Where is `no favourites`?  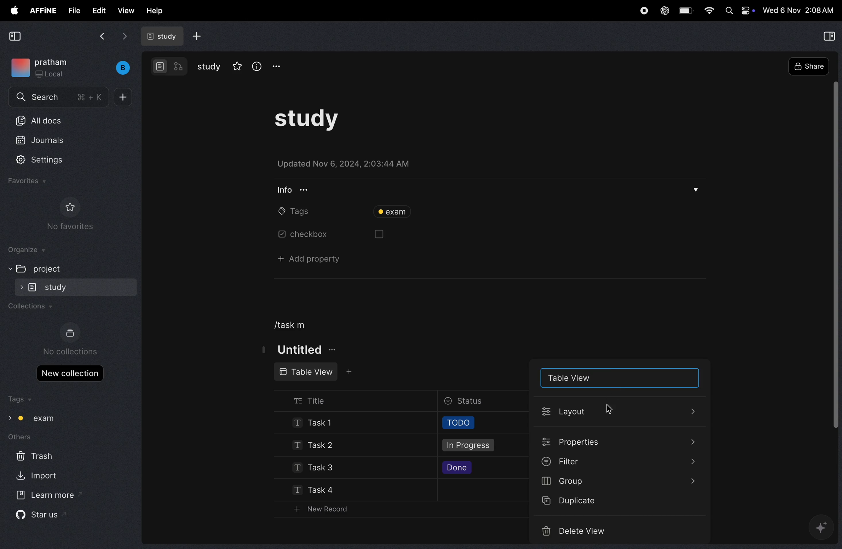
no favourites is located at coordinates (71, 214).